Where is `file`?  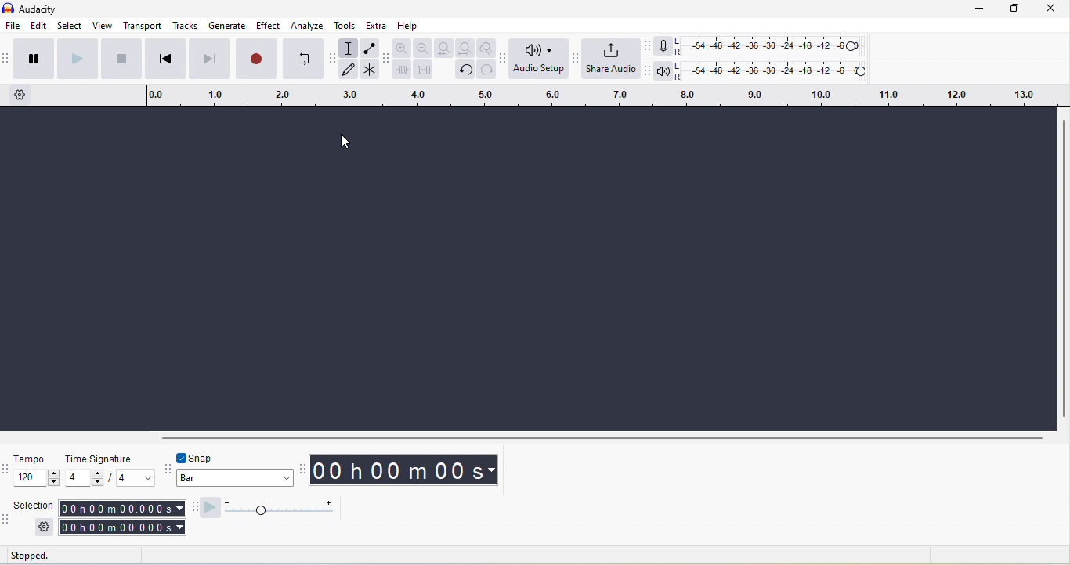 file is located at coordinates (14, 27).